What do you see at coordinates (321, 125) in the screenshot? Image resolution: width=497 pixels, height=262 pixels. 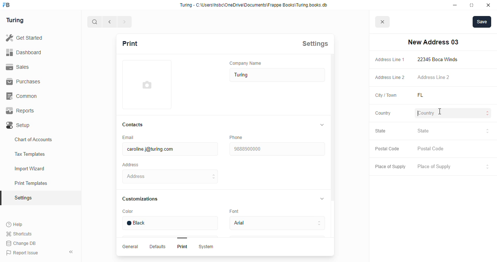 I see `toggle expand/collapse` at bounding box center [321, 125].